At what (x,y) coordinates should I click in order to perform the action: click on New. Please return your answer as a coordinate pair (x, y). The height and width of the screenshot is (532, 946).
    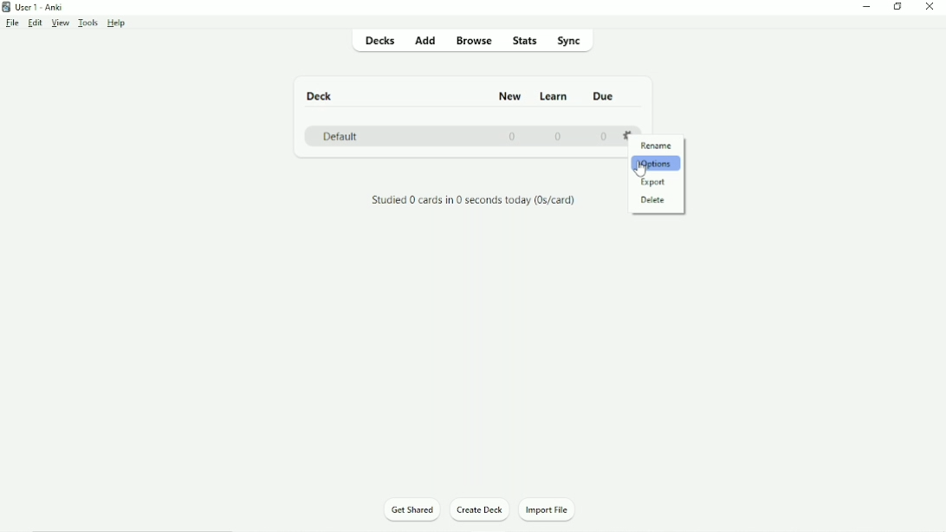
    Looking at the image, I should click on (511, 97).